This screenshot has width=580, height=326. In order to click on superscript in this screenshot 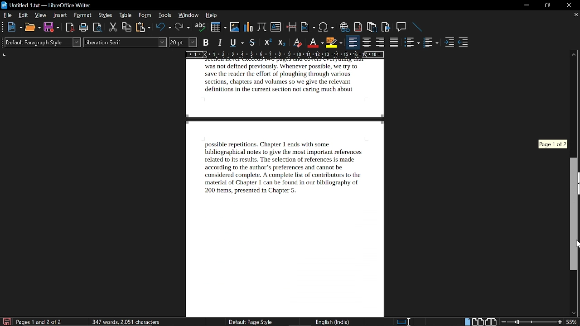, I will do `click(267, 43)`.